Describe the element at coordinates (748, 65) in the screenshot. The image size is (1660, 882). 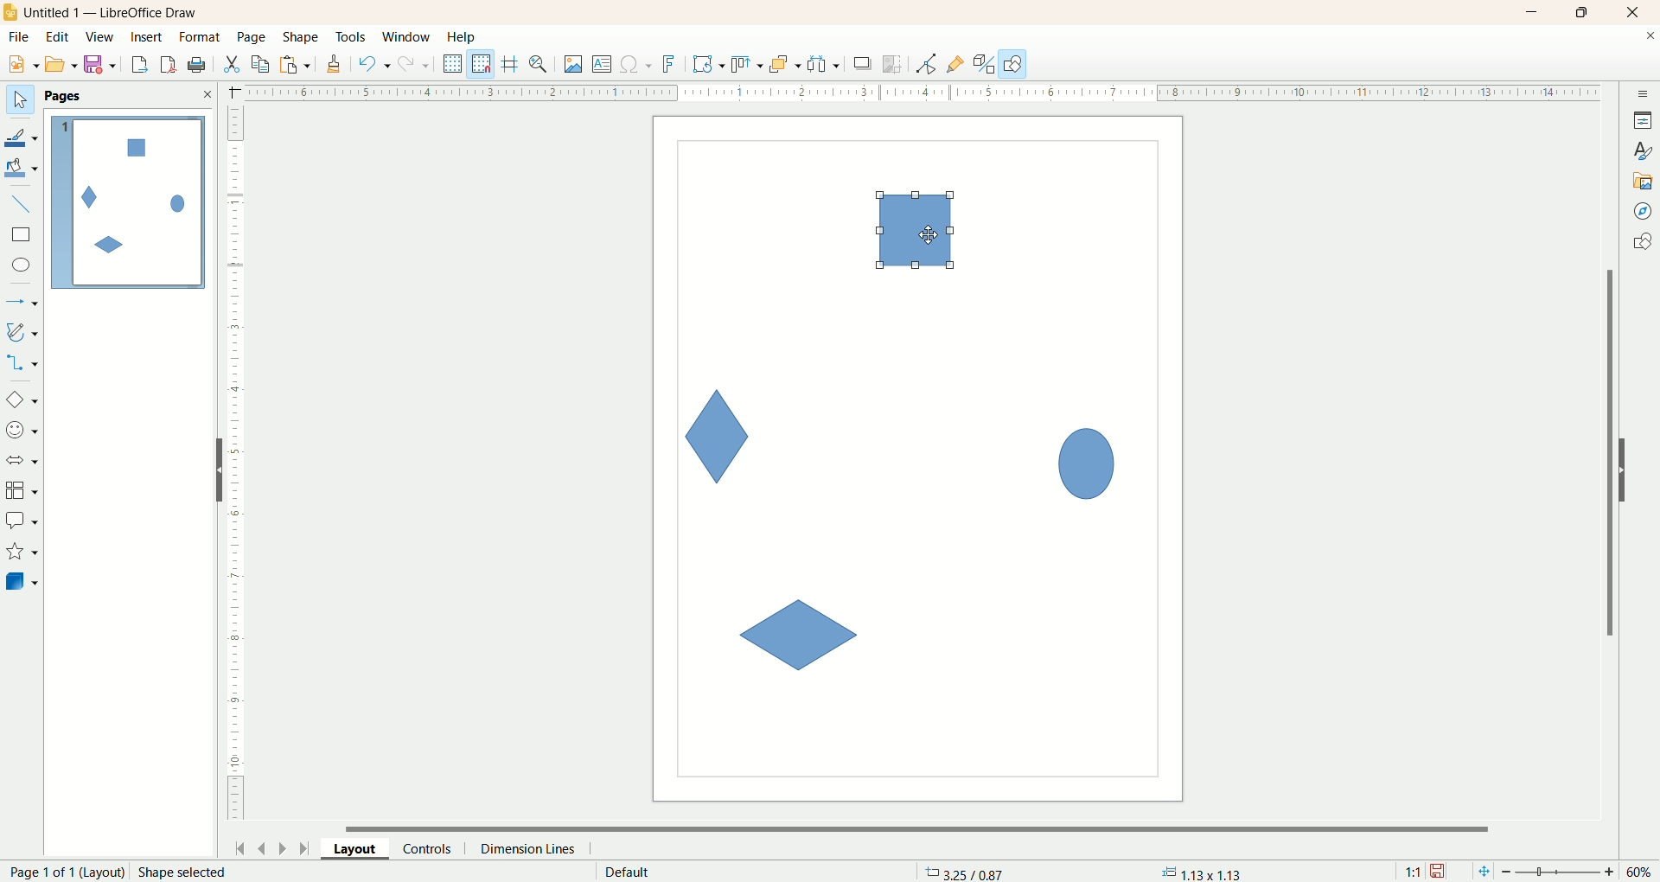
I see `allign object` at that location.